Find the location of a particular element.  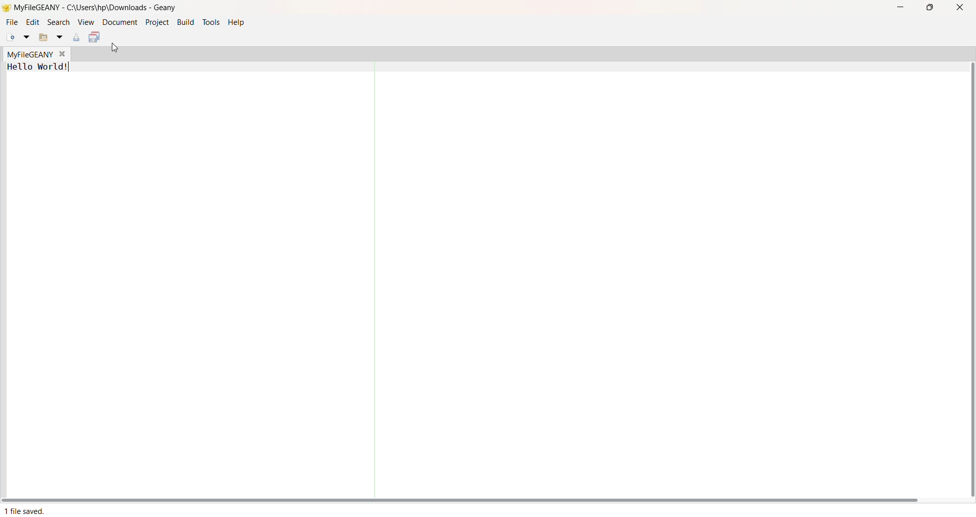

Hello World is located at coordinates (36, 67).